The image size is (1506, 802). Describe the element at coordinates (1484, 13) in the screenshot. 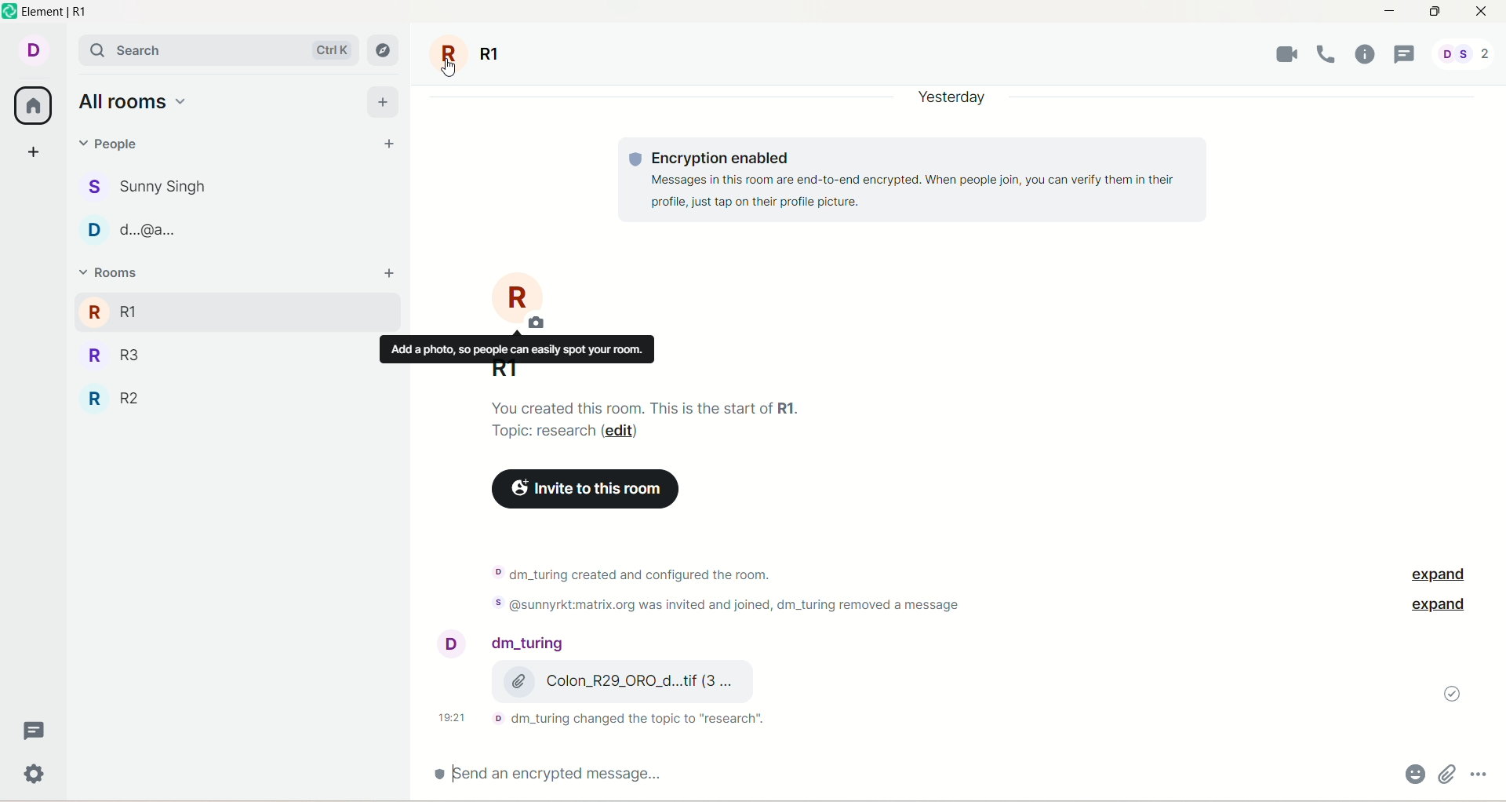

I see `close` at that location.